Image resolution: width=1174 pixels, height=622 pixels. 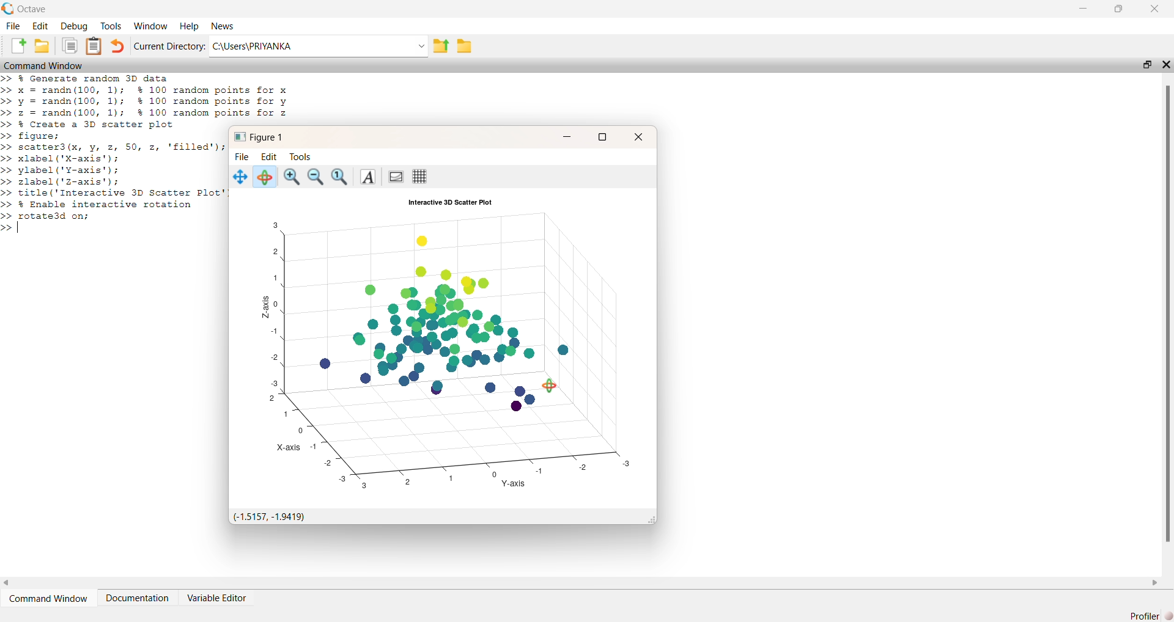 I want to click on Profiler, so click(x=1150, y=615).